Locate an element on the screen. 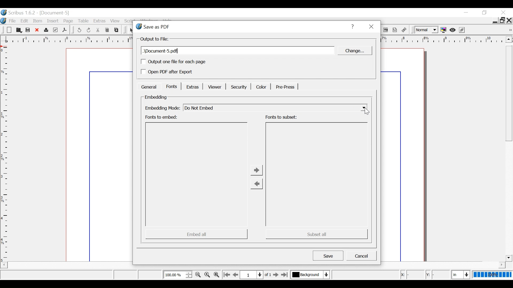 The height and width of the screenshot is (288, 513). Preview mode is located at coordinates (453, 30).